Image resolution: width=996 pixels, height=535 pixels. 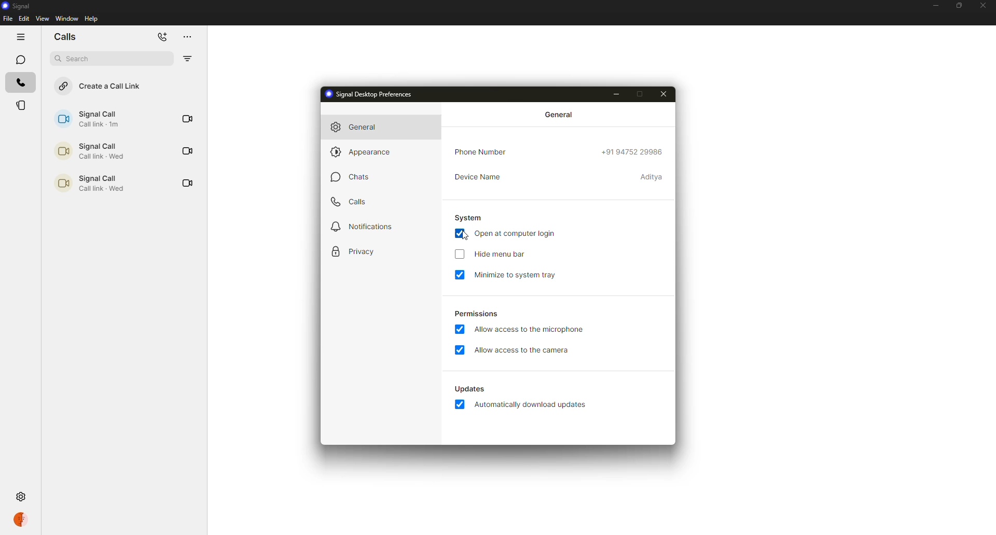 I want to click on minimize to system tray, so click(x=516, y=275).